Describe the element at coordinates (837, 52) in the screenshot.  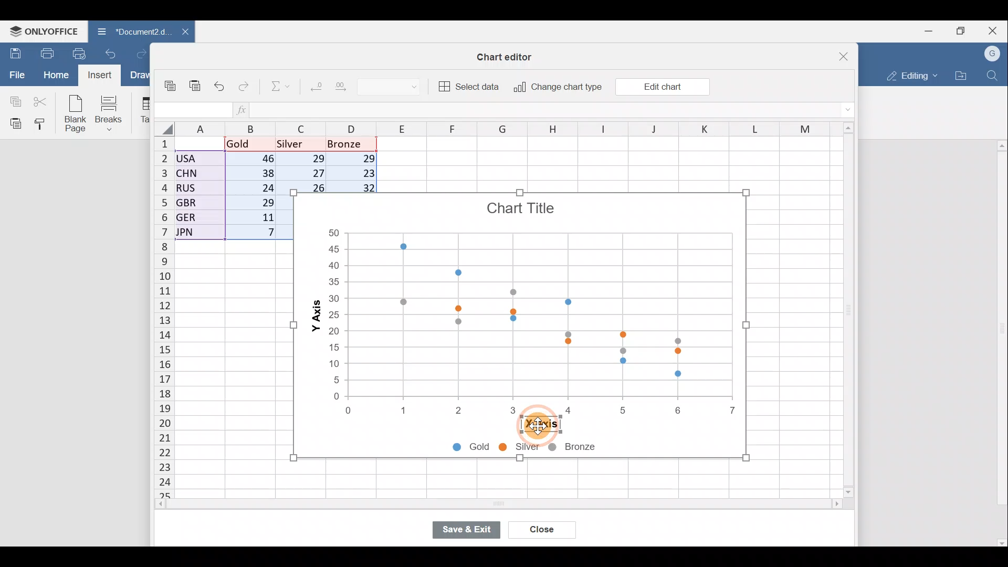
I see `Close` at that location.